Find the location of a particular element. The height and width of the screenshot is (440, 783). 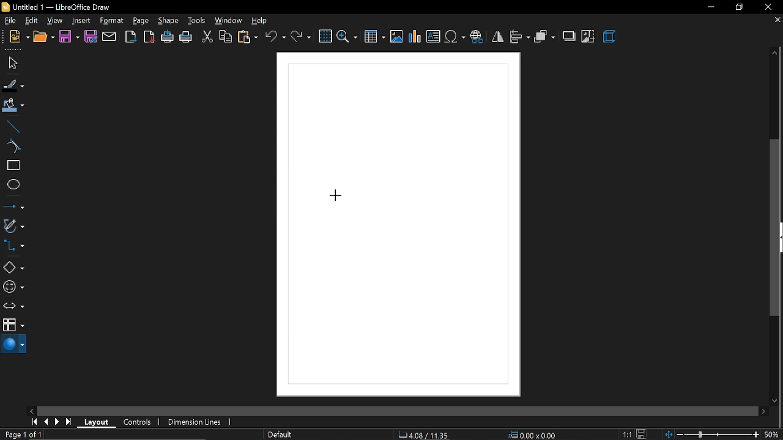

Canvas is located at coordinates (397, 226).